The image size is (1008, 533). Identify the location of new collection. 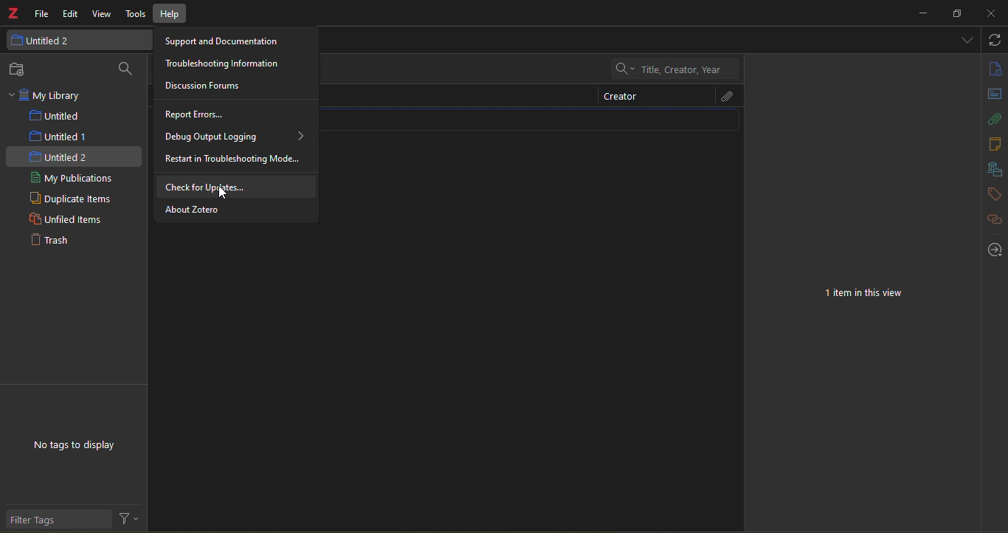
(21, 69).